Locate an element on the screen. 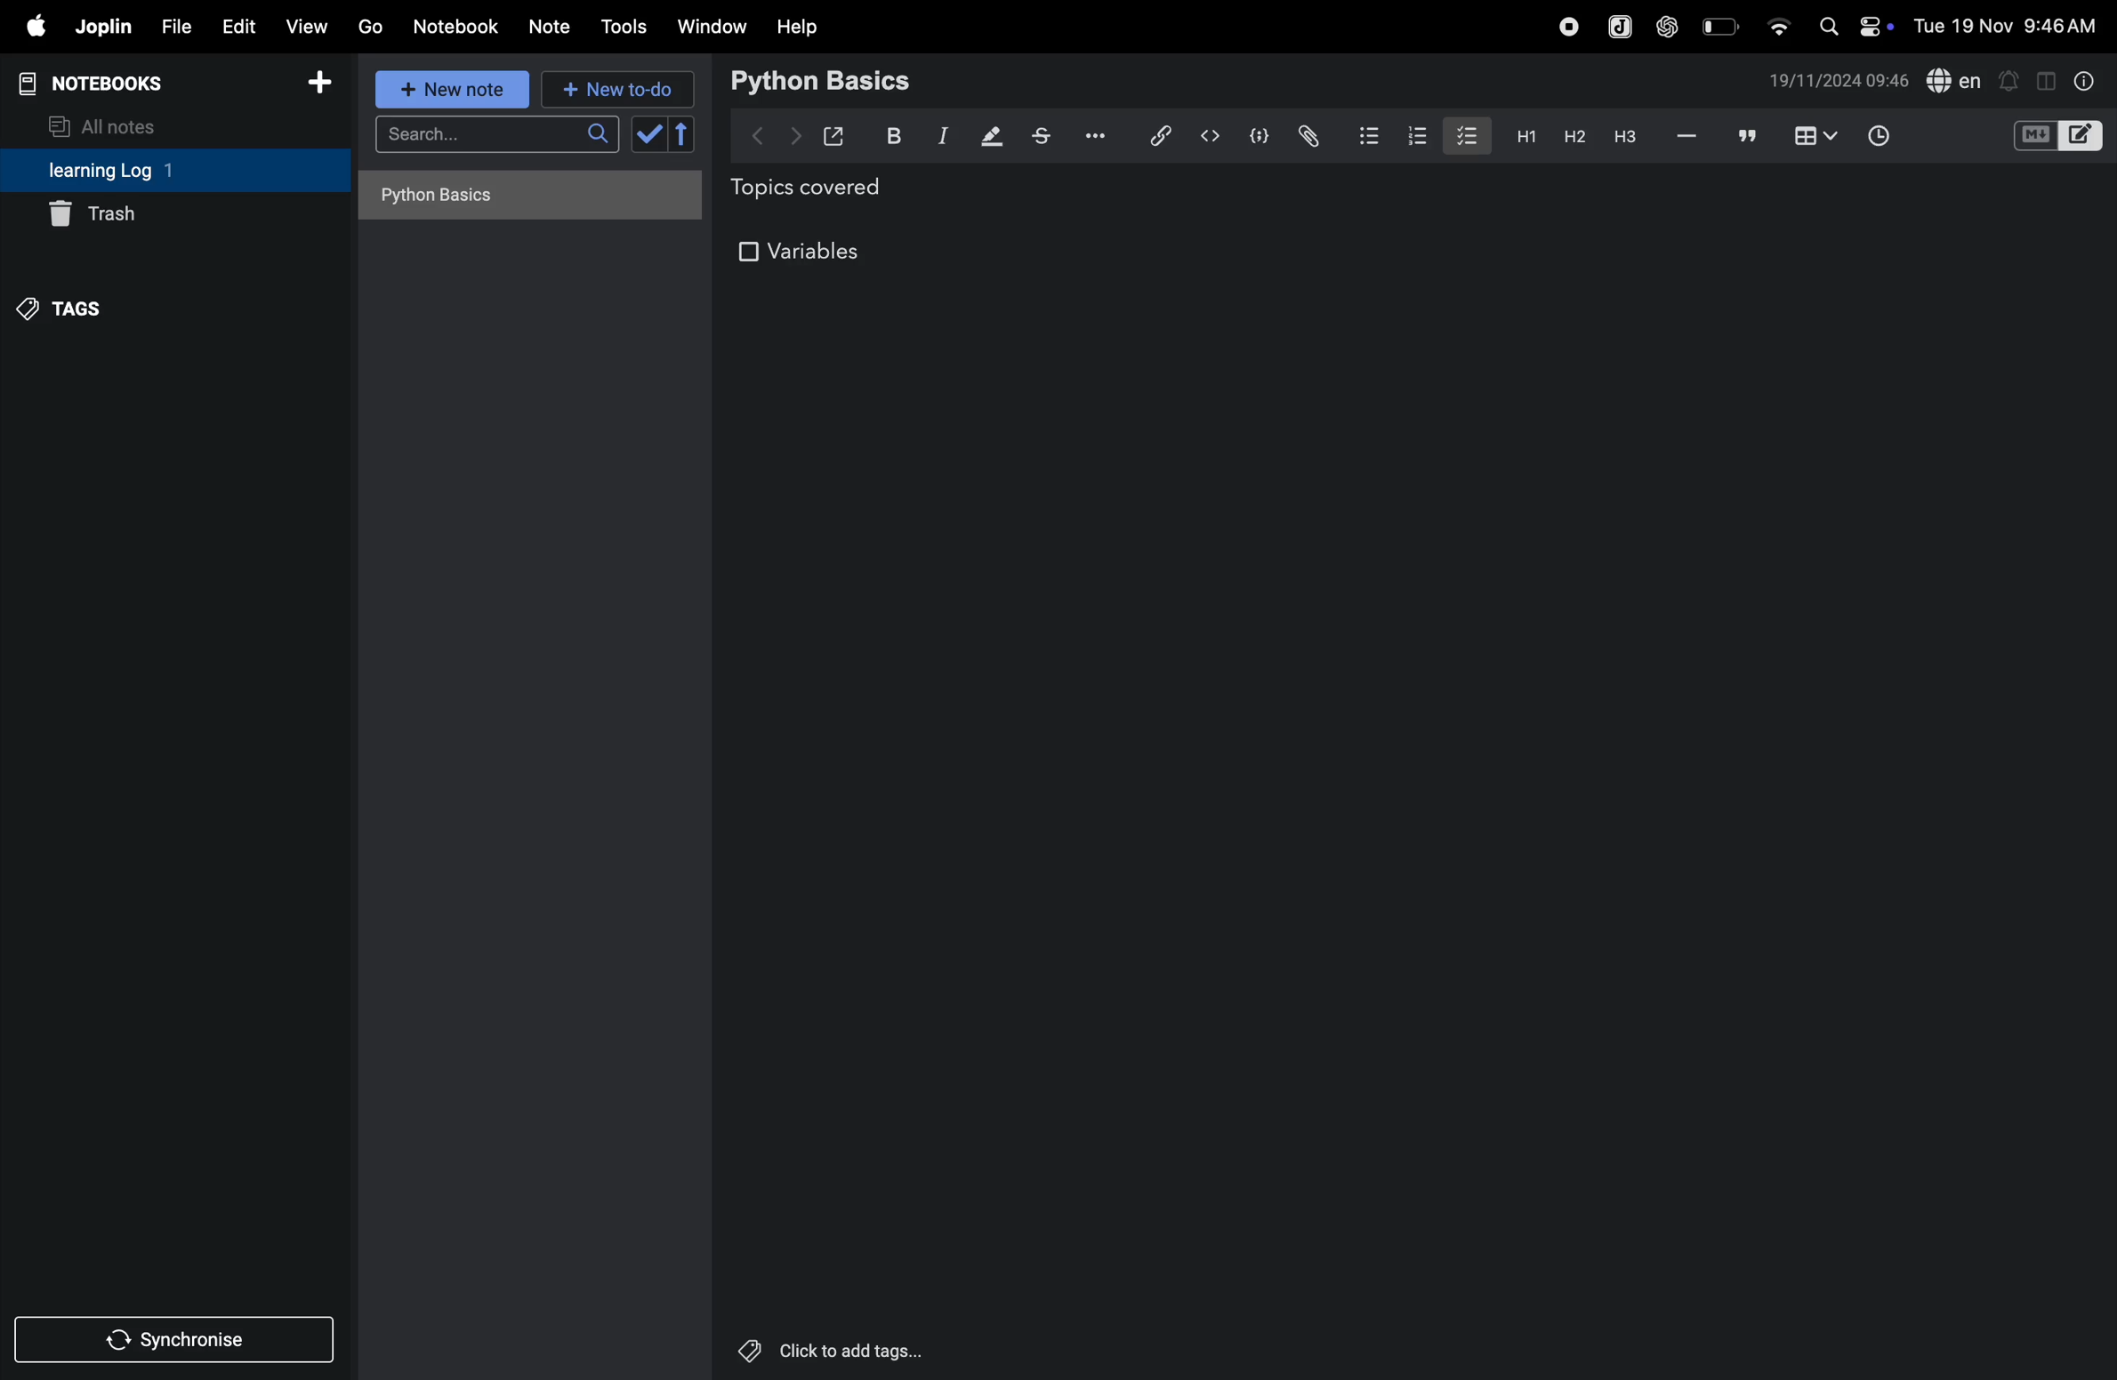 The width and height of the screenshot is (2117, 1380). joplin is located at coordinates (1617, 26).